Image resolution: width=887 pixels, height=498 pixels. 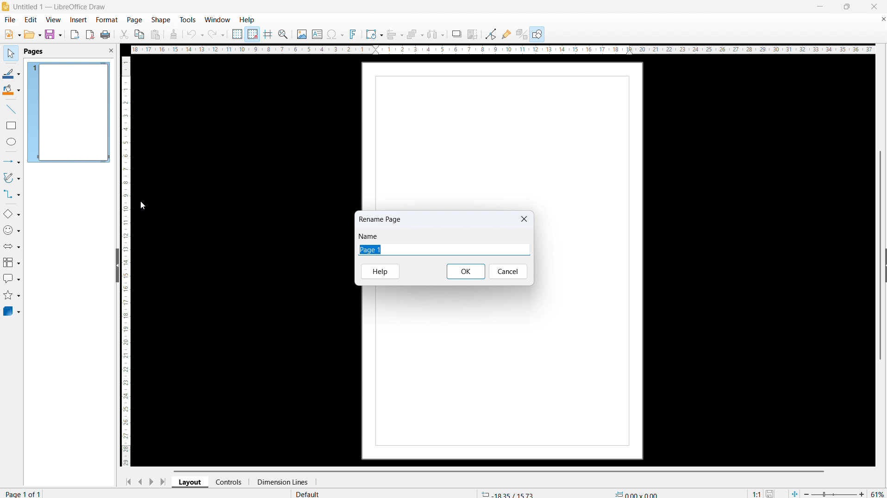 I want to click on edit, so click(x=30, y=20).